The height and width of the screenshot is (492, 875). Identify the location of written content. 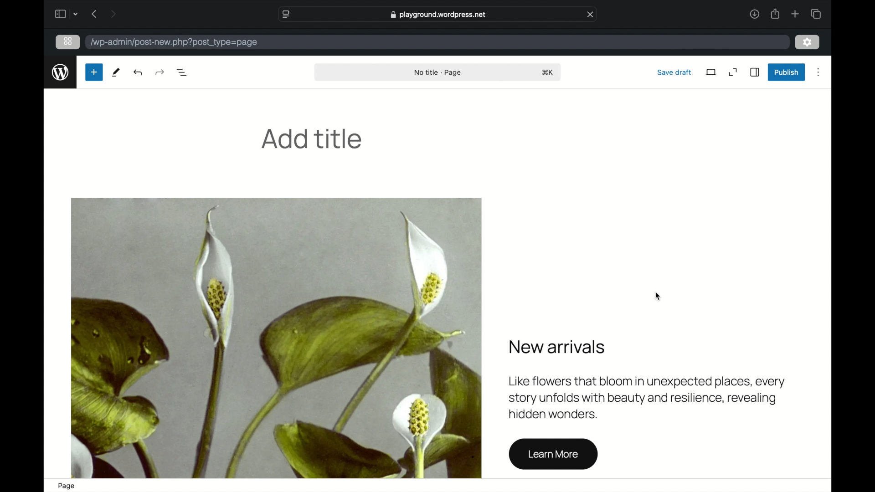
(647, 379).